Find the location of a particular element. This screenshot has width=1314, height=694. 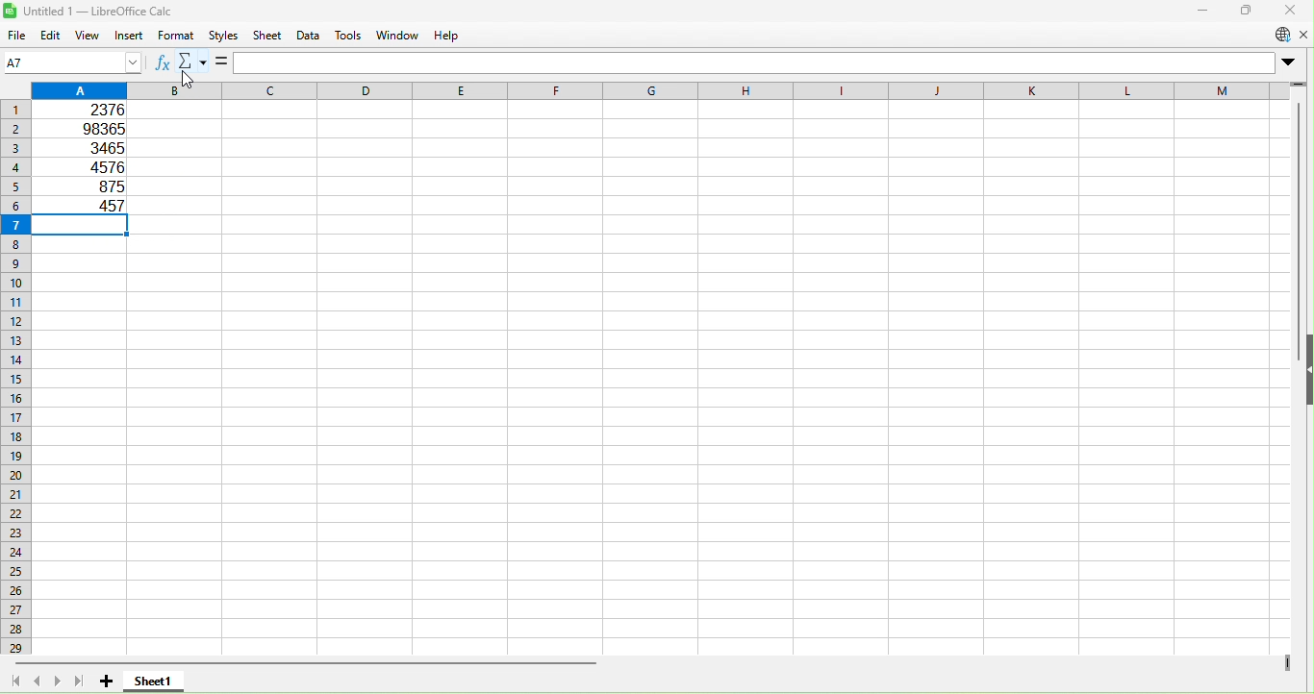

Select function is located at coordinates (195, 60).